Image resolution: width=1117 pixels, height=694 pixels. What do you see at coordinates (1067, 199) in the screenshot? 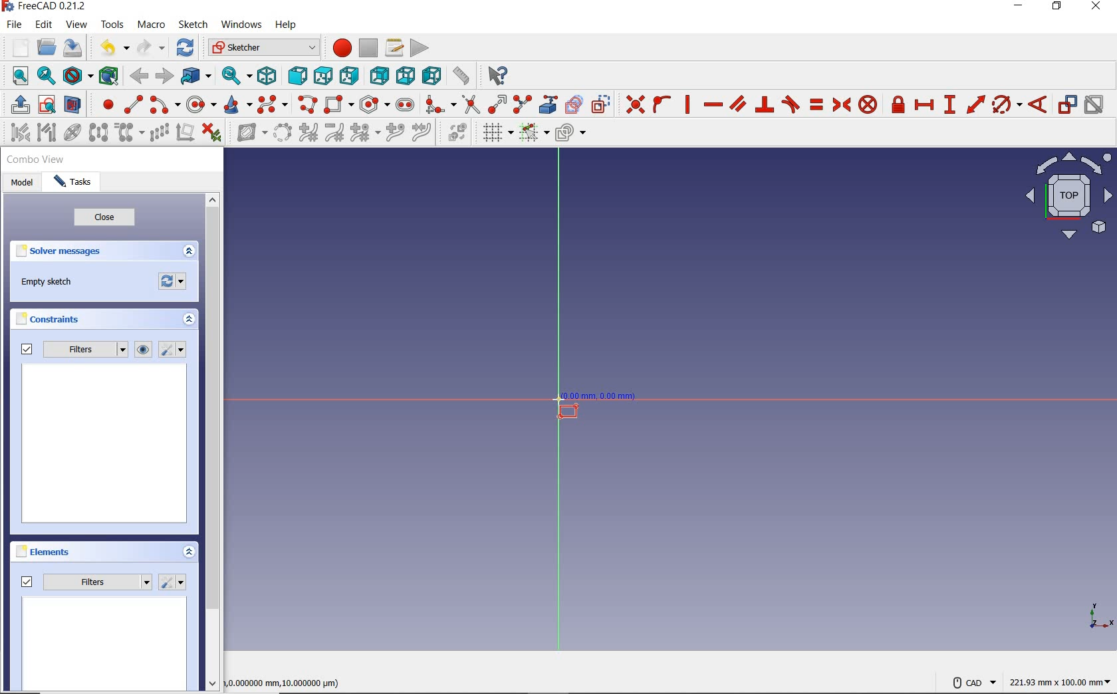
I see `top view` at bounding box center [1067, 199].